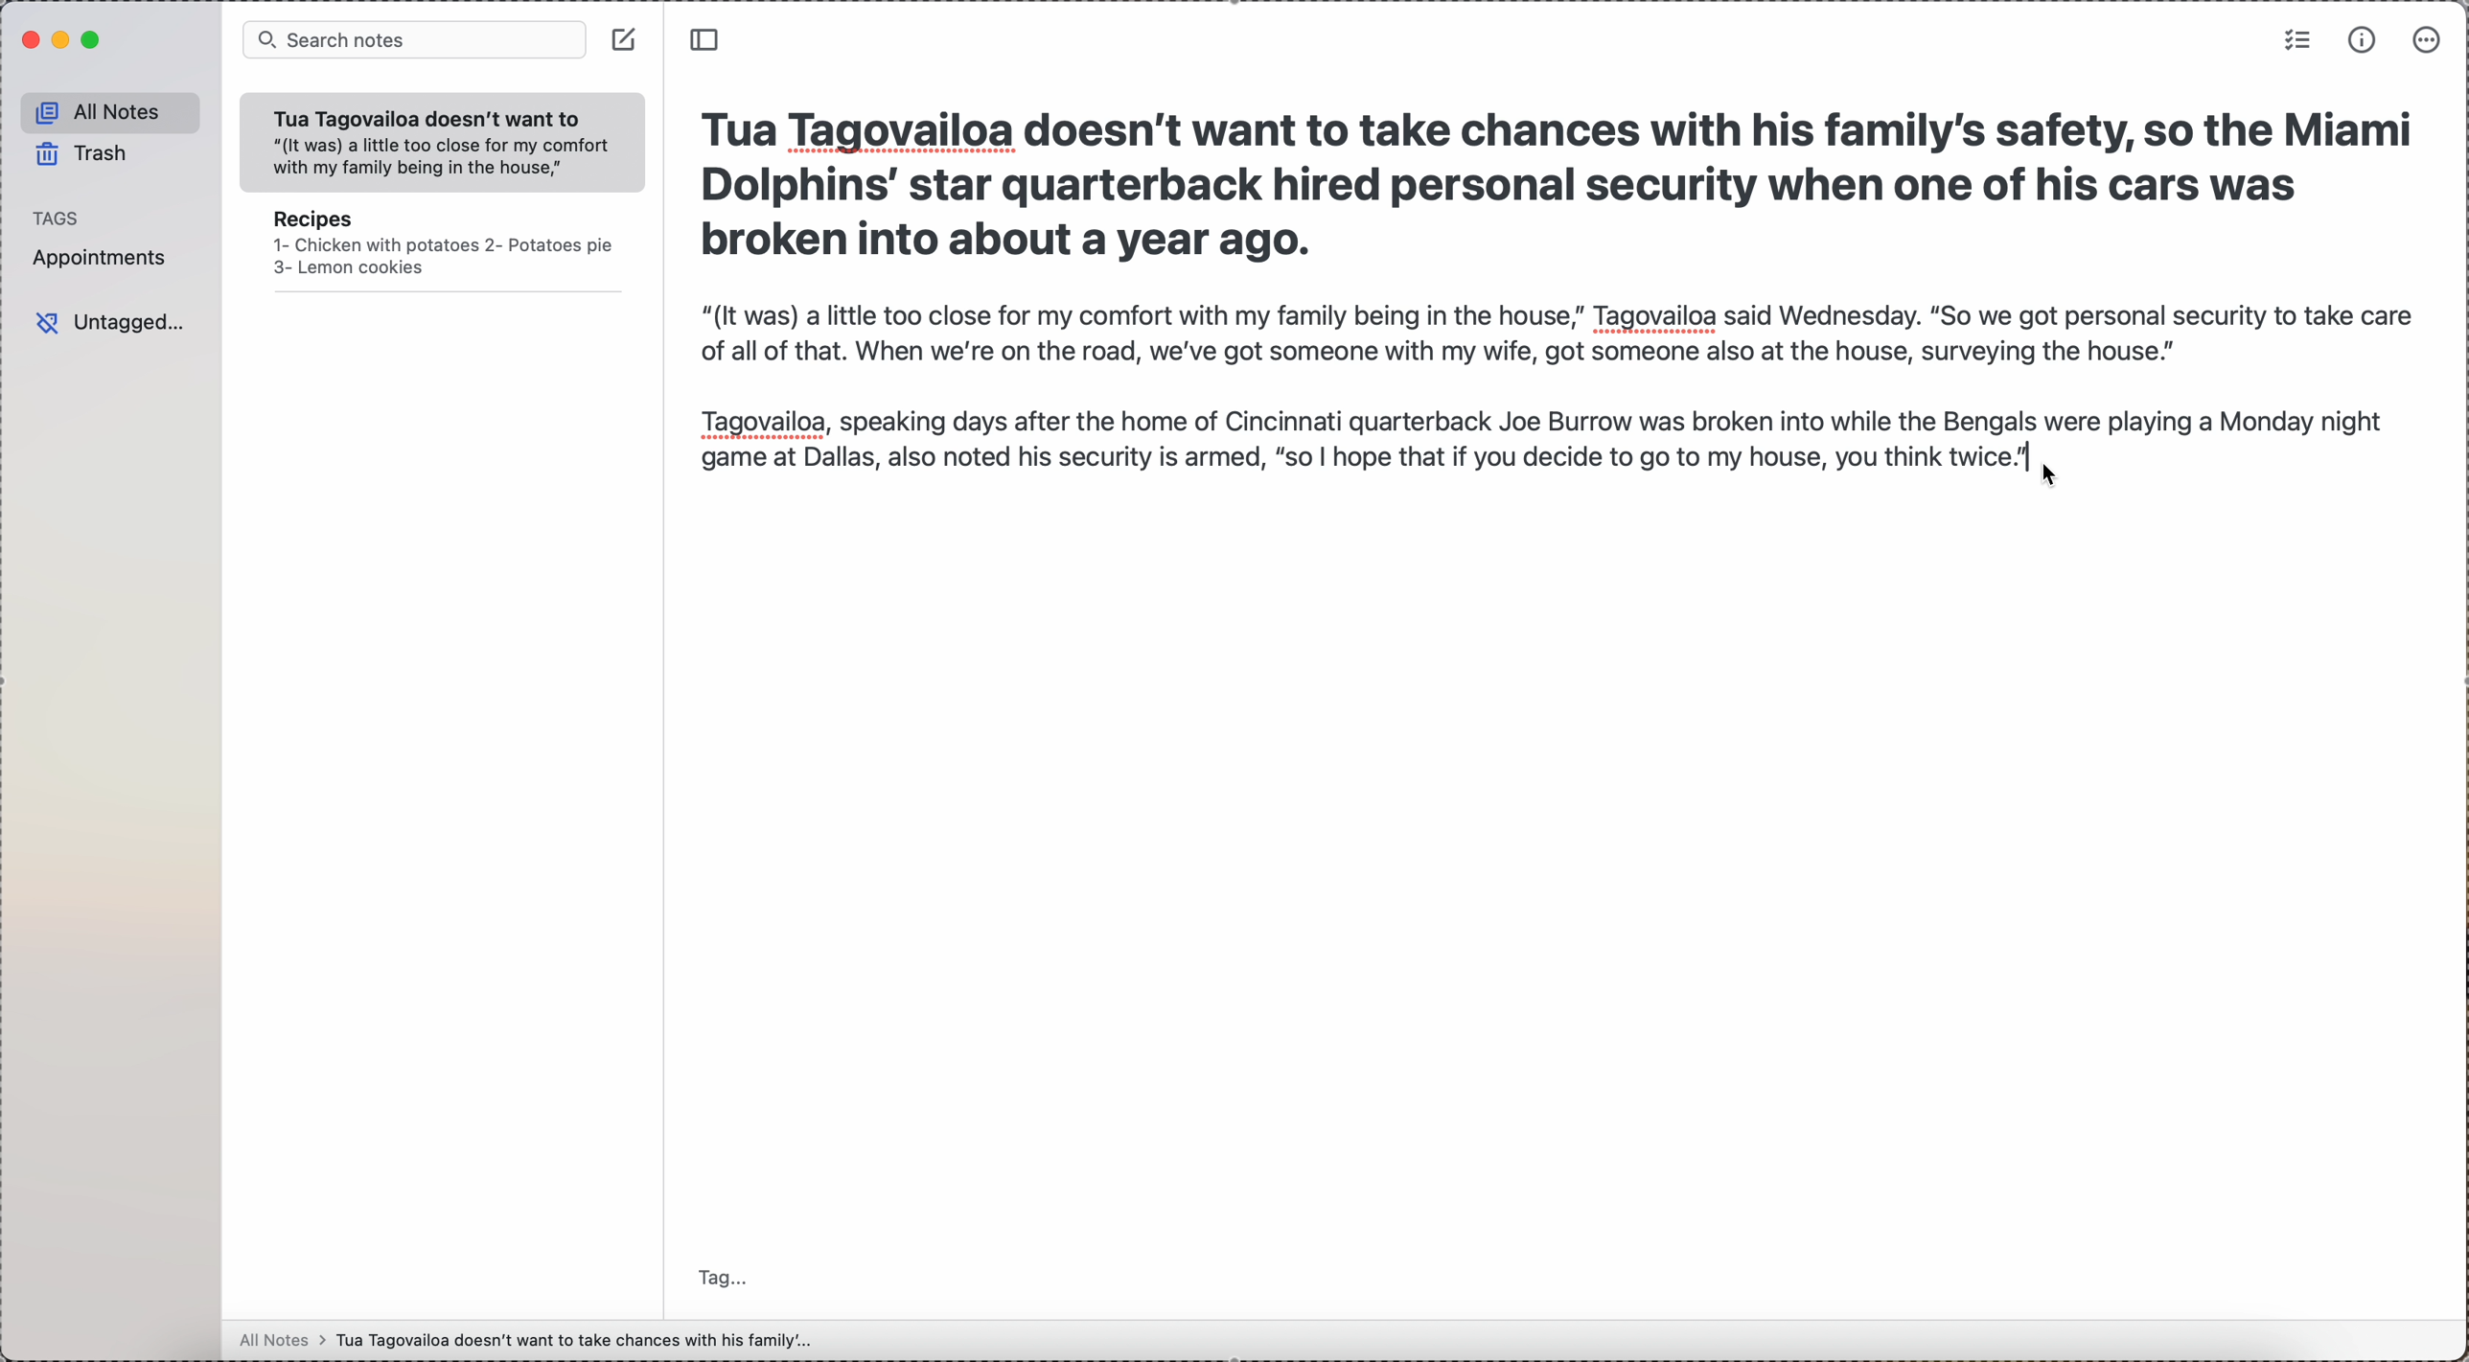  What do you see at coordinates (83, 154) in the screenshot?
I see `trash` at bounding box center [83, 154].